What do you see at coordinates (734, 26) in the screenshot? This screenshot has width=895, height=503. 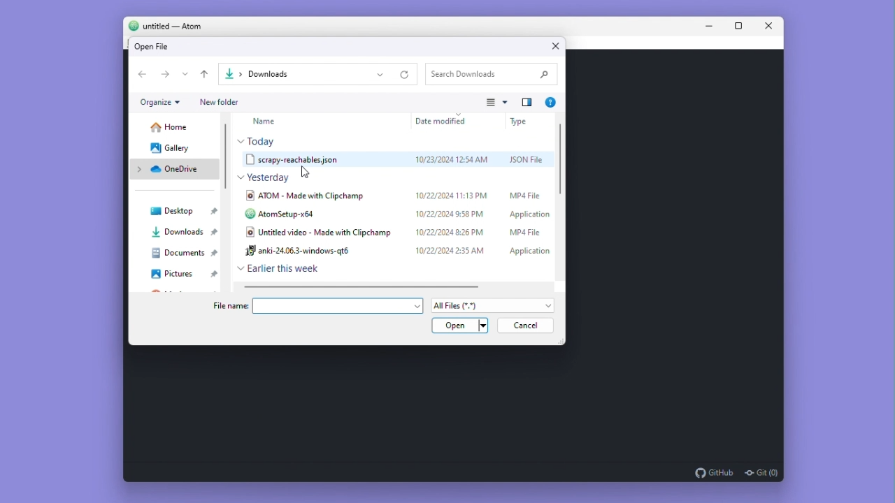 I see `Maximize` at bounding box center [734, 26].